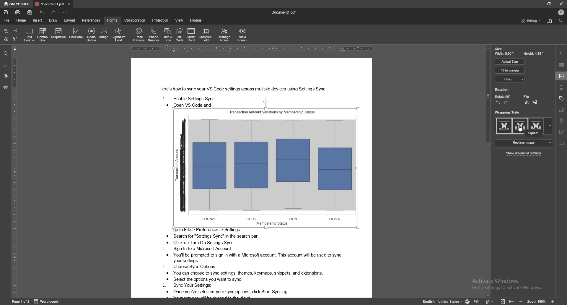  I want to click on icon, so click(503, 301).